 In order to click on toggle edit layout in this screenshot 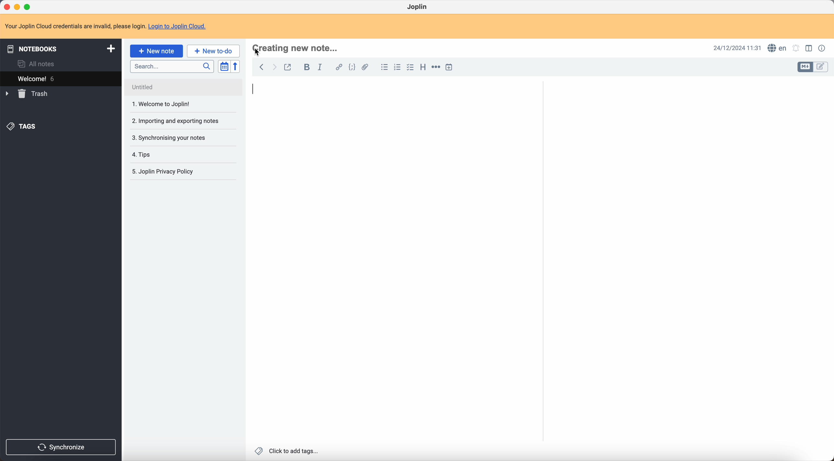, I will do `click(806, 67)`.